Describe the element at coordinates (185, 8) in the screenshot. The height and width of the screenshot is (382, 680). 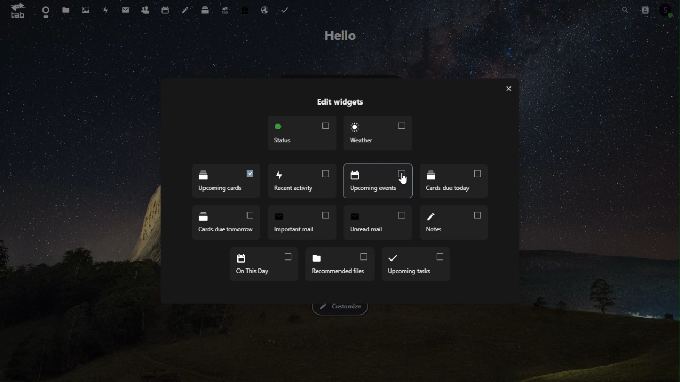
I see `Notes` at that location.